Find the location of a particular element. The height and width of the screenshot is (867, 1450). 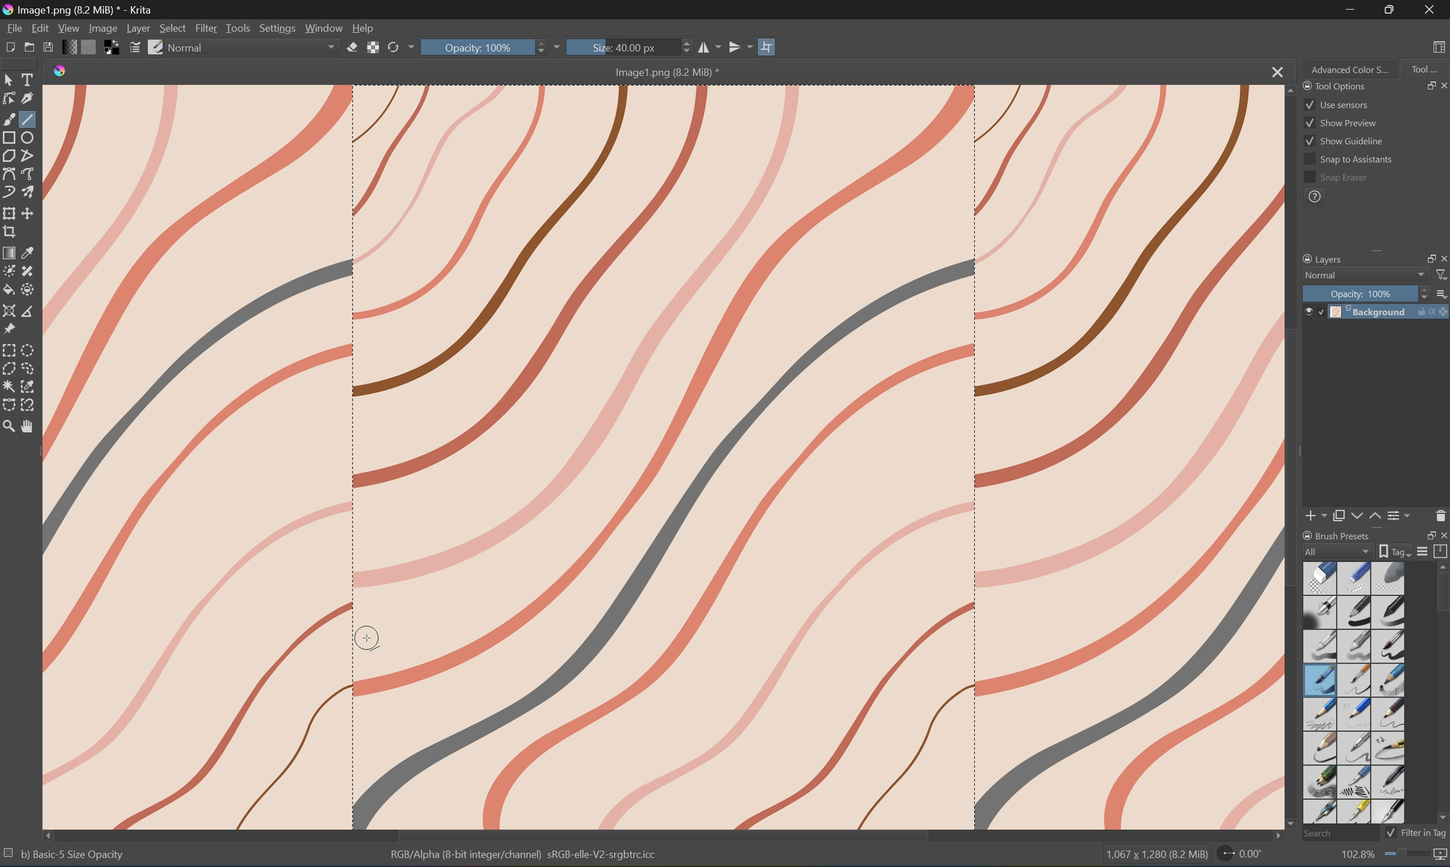

Freehand selection is located at coordinates (30, 369).